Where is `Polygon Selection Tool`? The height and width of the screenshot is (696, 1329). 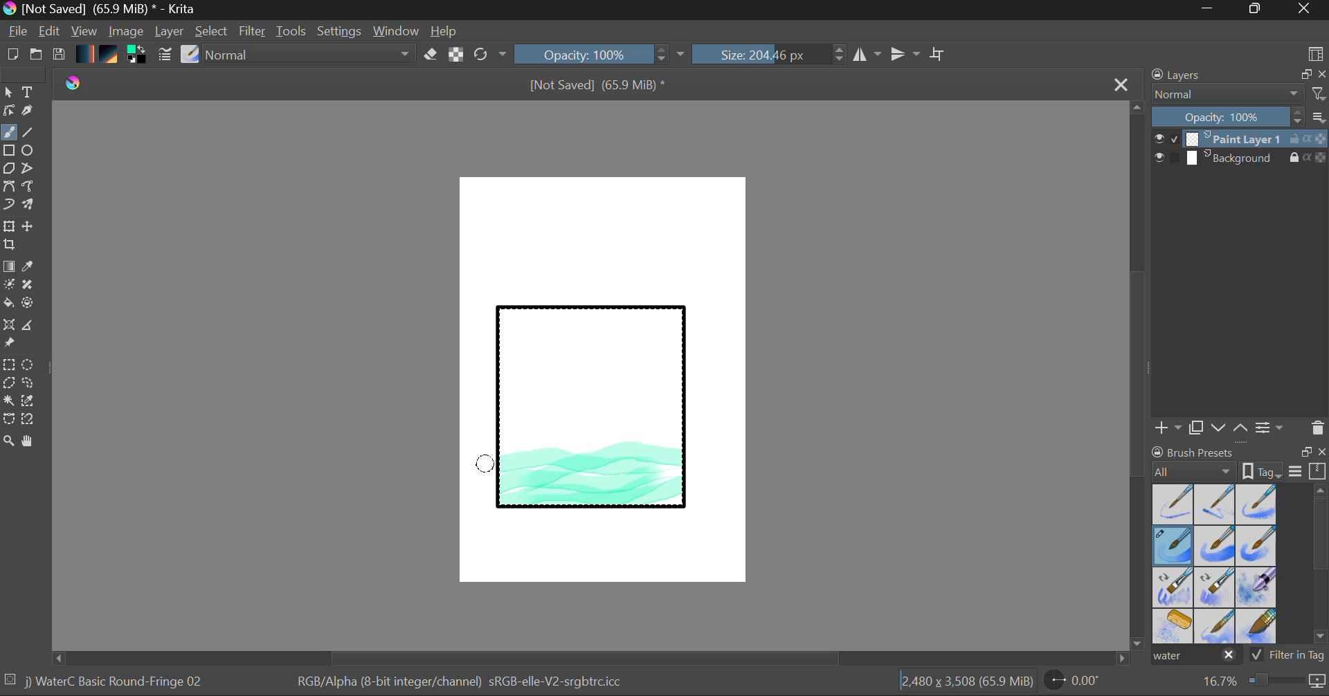 Polygon Selection Tool is located at coordinates (8, 383).